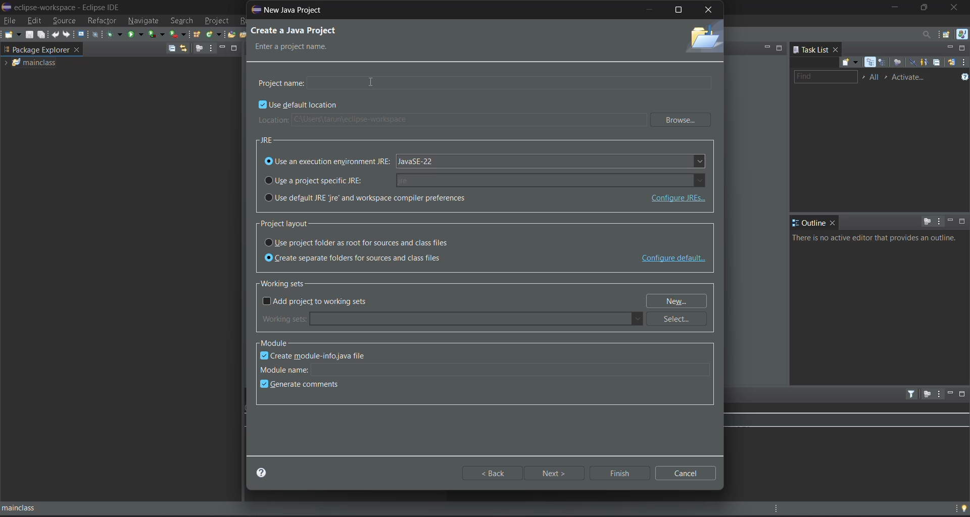  Describe the element at coordinates (198, 35) in the screenshot. I see `new java package` at that location.